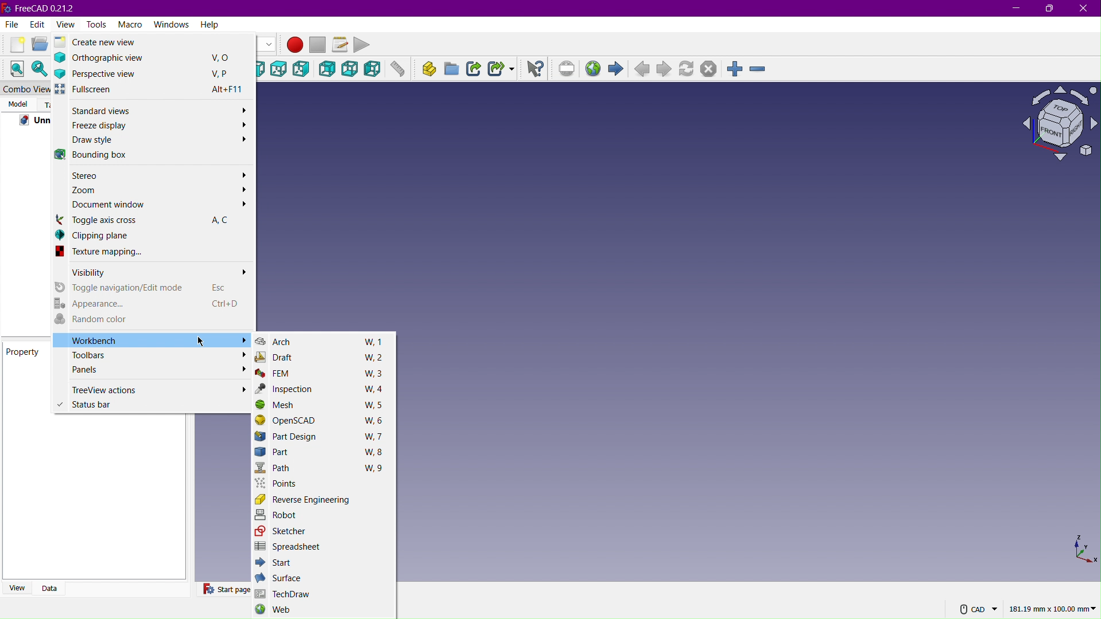 The height and width of the screenshot is (619, 1101). Describe the element at coordinates (1080, 549) in the screenshot. I see `XYZ view` at that location.